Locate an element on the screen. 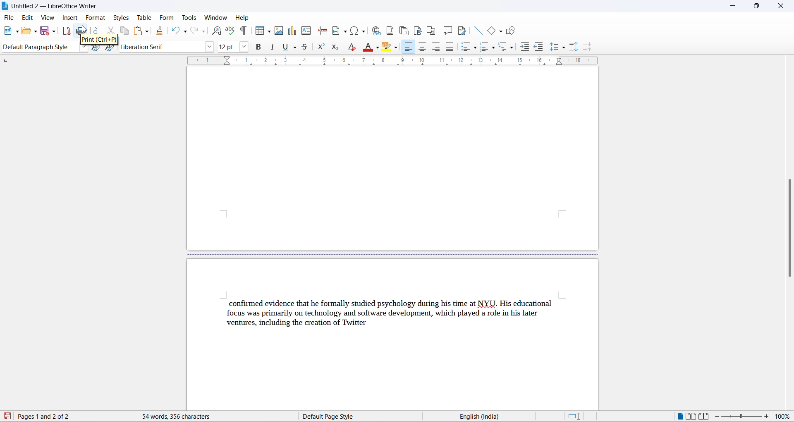 The image size is (794, 422). font color options is located at coordinates (377, 46).